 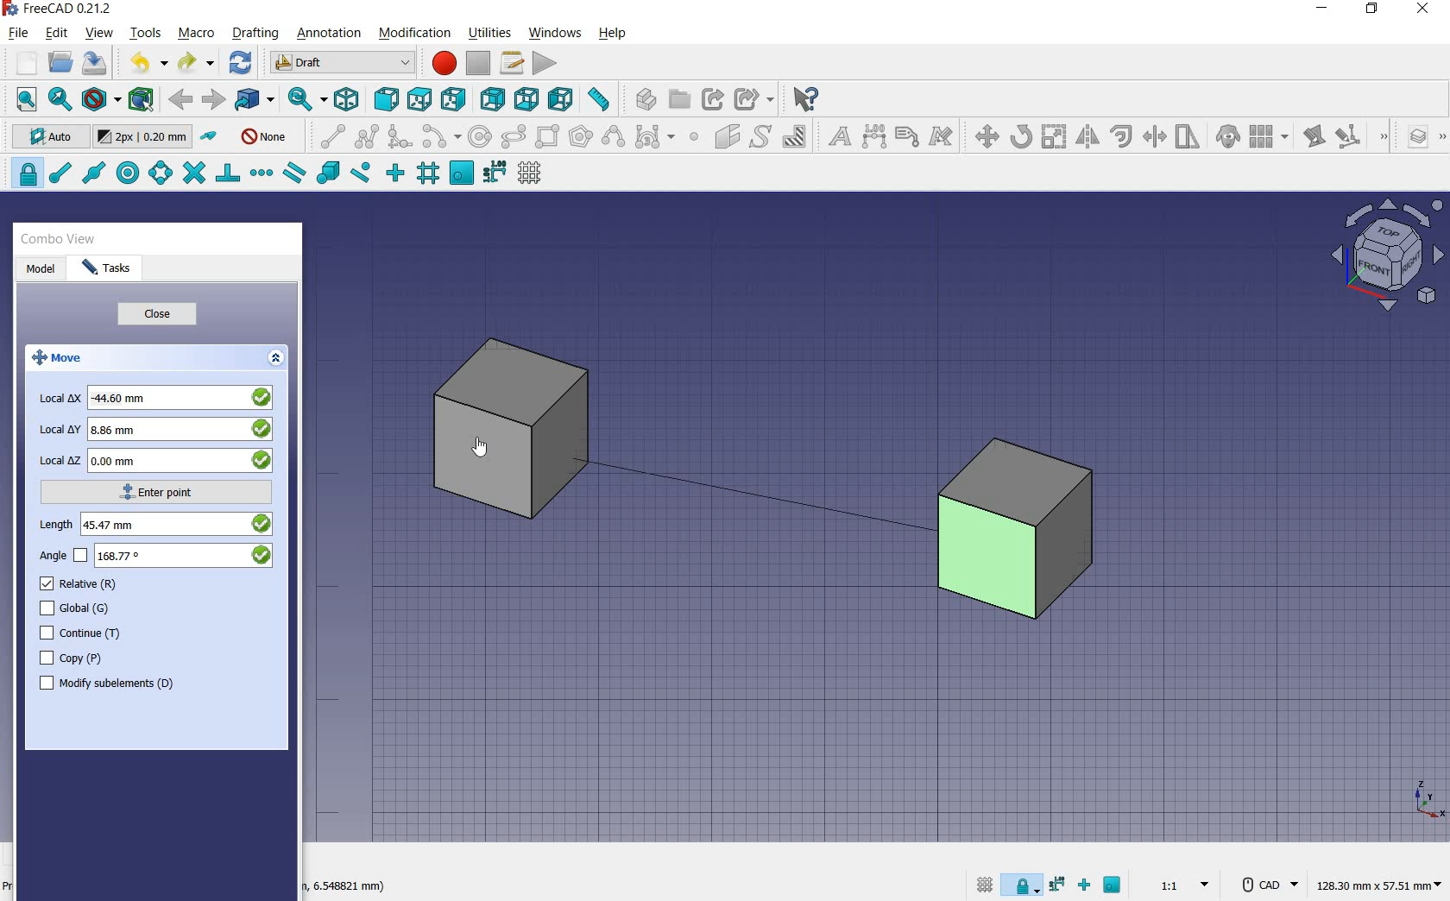 What do you see at coordinates (262, 173) in the screenshot?
I see `snap extension` at bounding box center [262, 173].